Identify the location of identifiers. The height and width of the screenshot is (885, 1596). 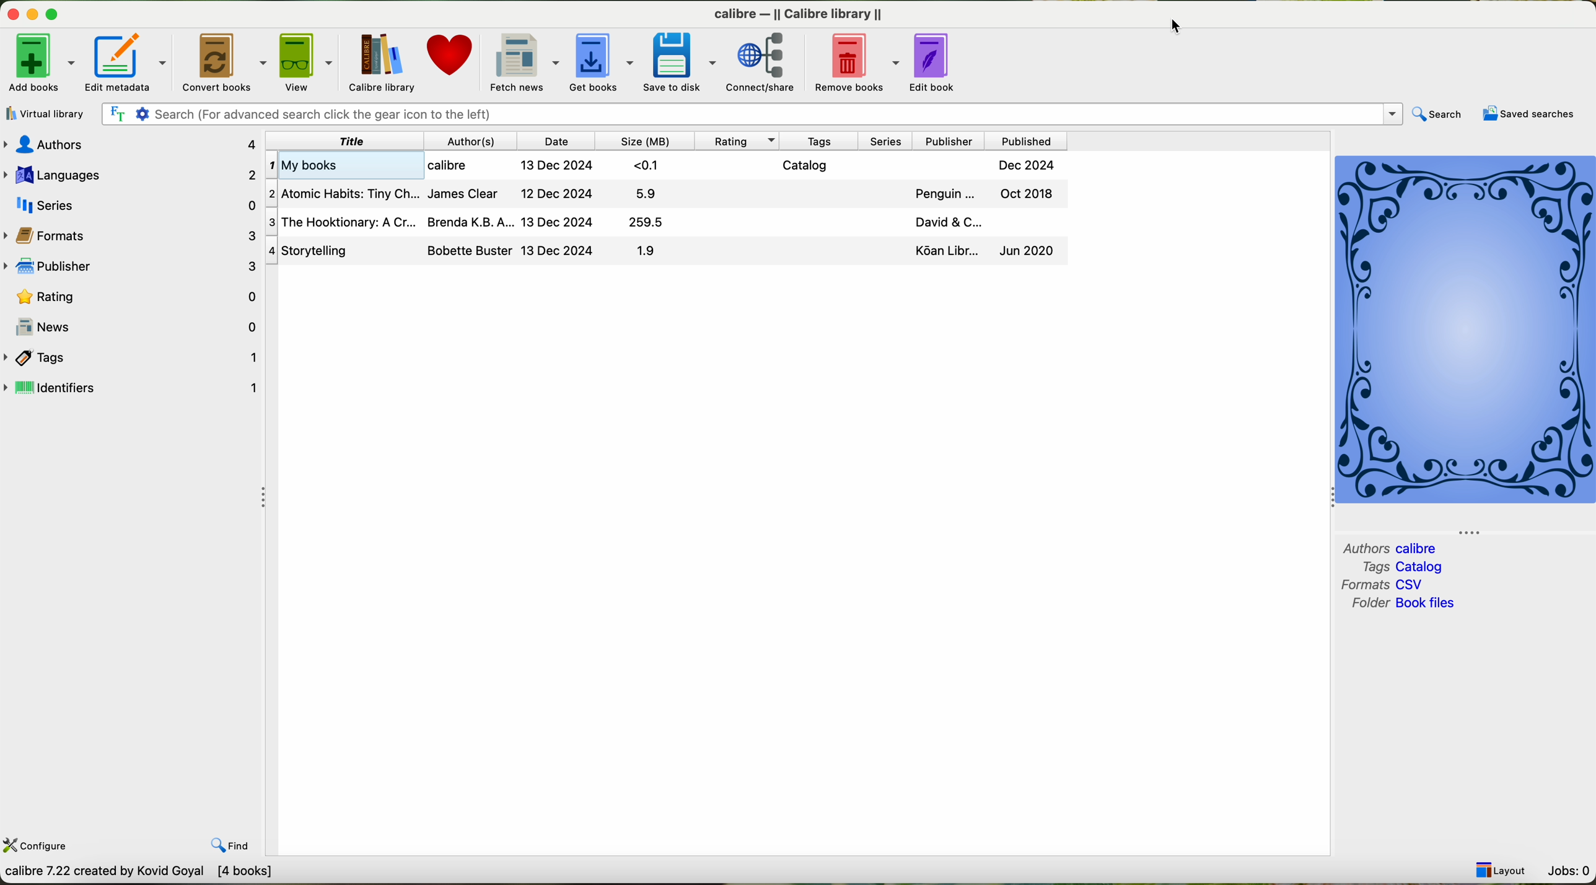
(132, 386).